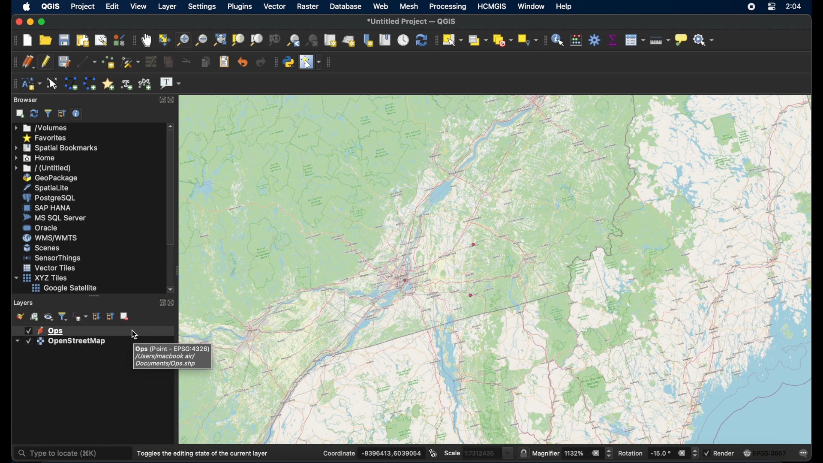  I want to click on zoom next, so click(312, 41).